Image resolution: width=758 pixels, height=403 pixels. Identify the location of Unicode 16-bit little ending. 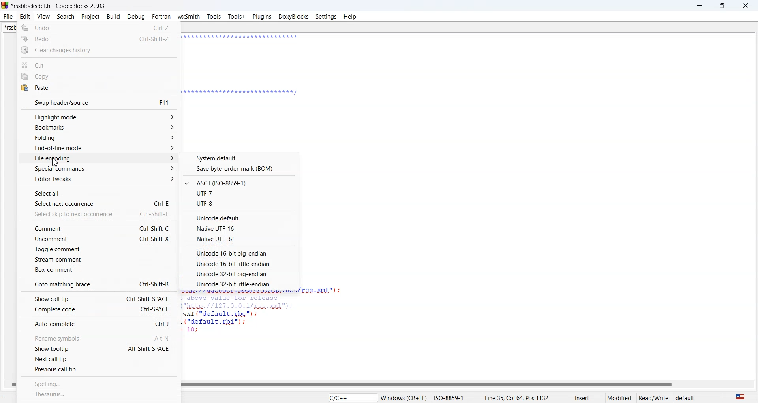
(238, 264).